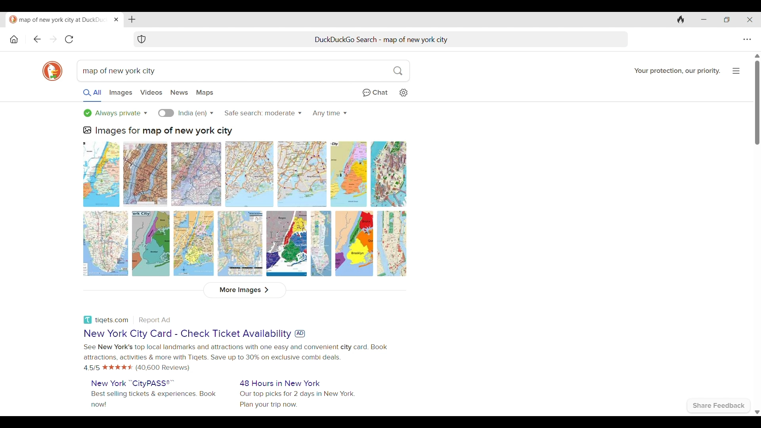  What do you see at coordinates (330, 113) in the screenshot?
I see `Time specific searches` at bounding box center [330, 113].